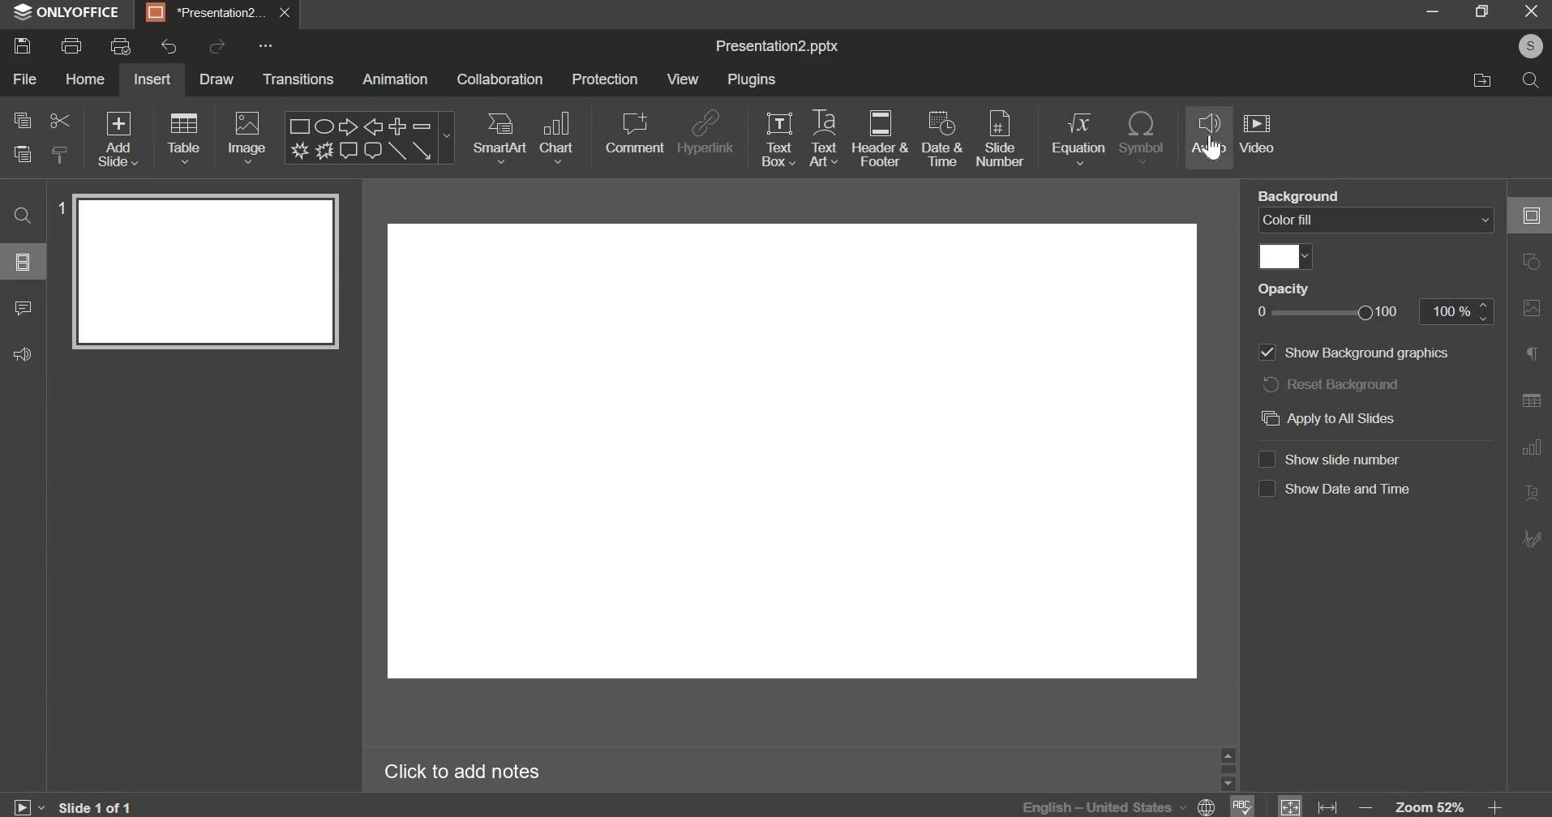 This screenshot has width=1552, height=817. What do you see at coordinates (942, 138) in the screenshot?
I see `date & time` at bounding box center [942, 138].